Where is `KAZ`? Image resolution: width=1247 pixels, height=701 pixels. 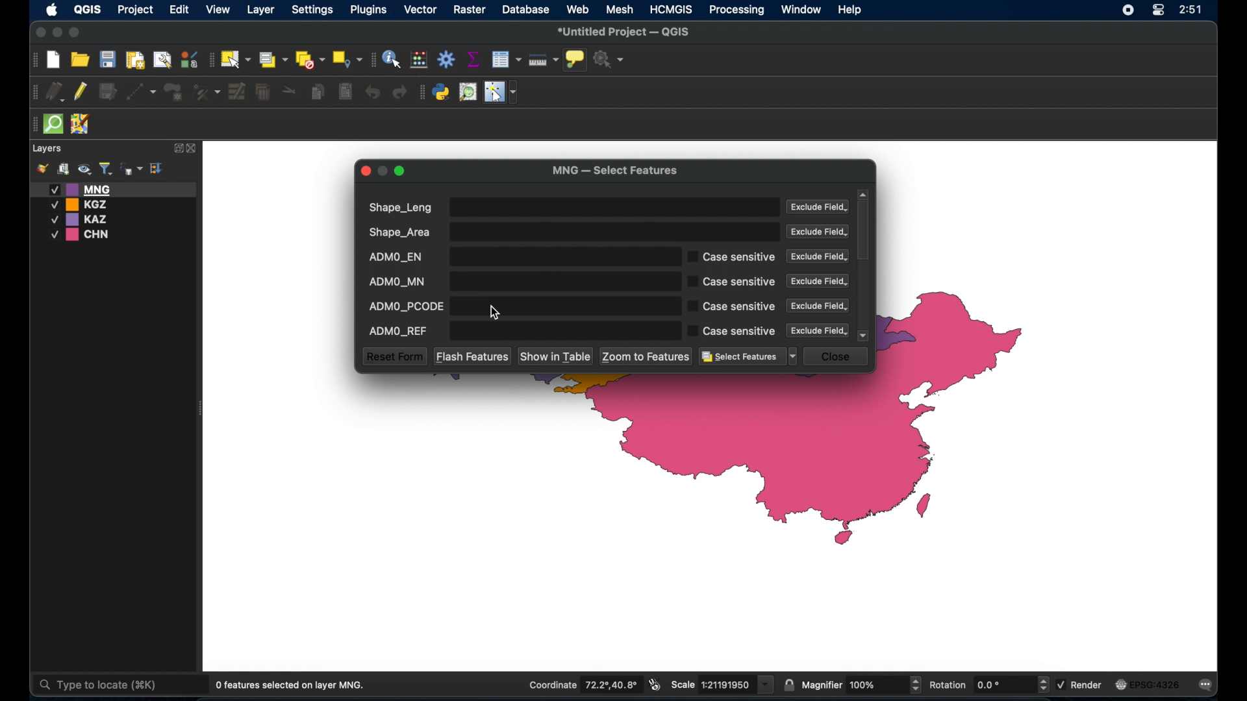
KAZ is located at coordinates (87, 219).